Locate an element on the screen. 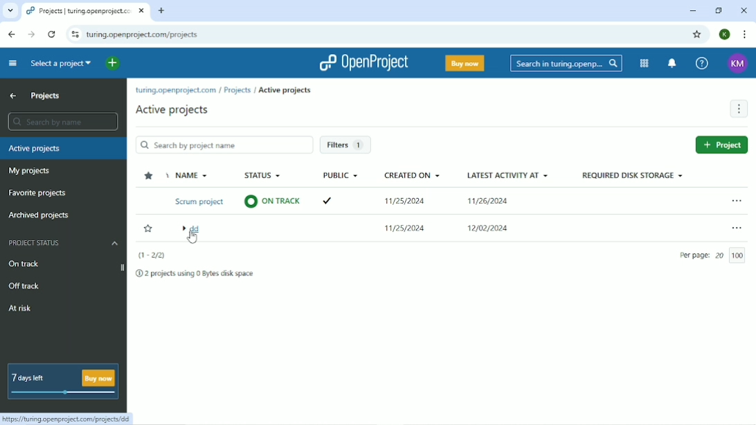 The image size is (756, 425). To notification center is located at coordinates (674, 64).